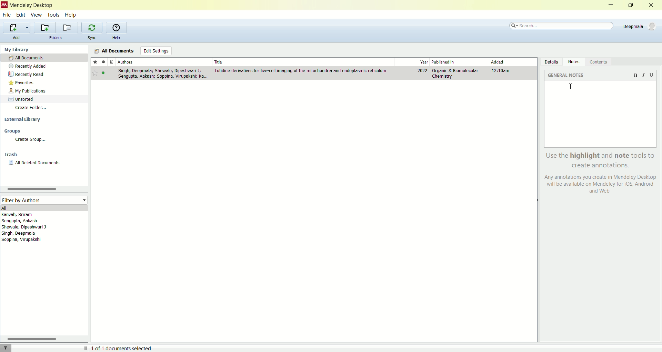 The height and width of the screenshot is (352, 662). I want to click on Input text, so click(546, 89).